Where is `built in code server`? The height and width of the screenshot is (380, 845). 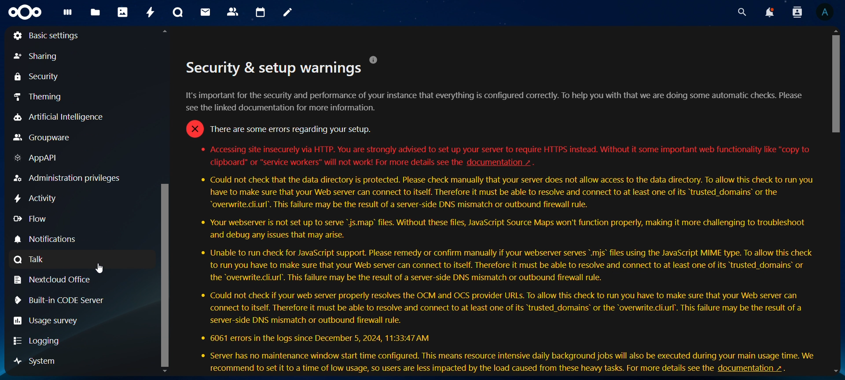
built in code server is located at coordinates (62, 300).